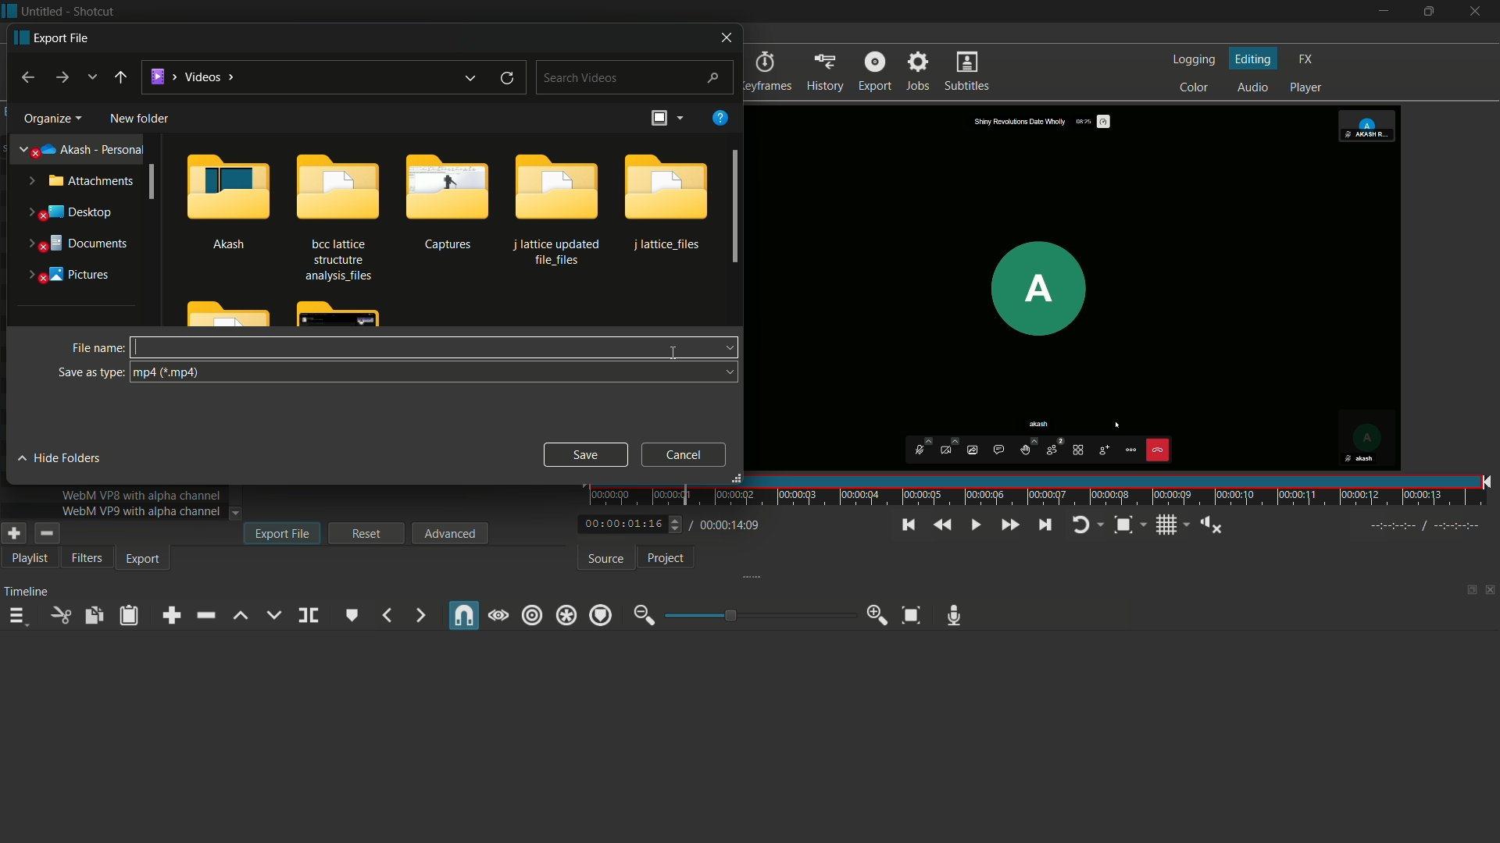 The image size is (1500, 843). What do you see at coordinates (737, 209) in the screenshot?
I see `scroll bar` at bounding box center [737, 209].